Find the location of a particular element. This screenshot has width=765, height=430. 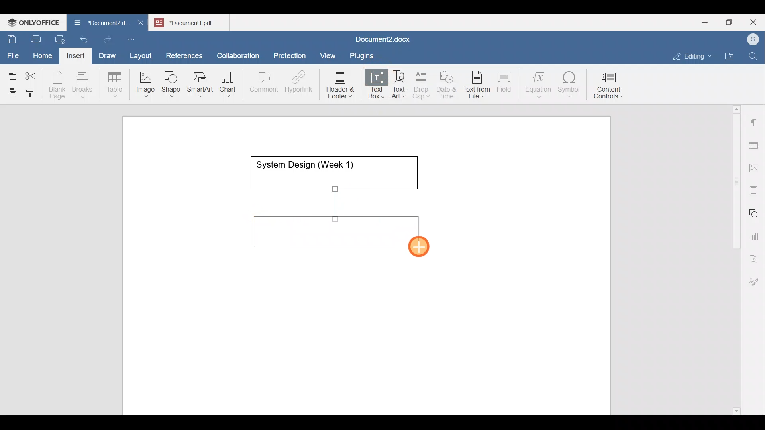

Chart is located at coordinates (226, 85).